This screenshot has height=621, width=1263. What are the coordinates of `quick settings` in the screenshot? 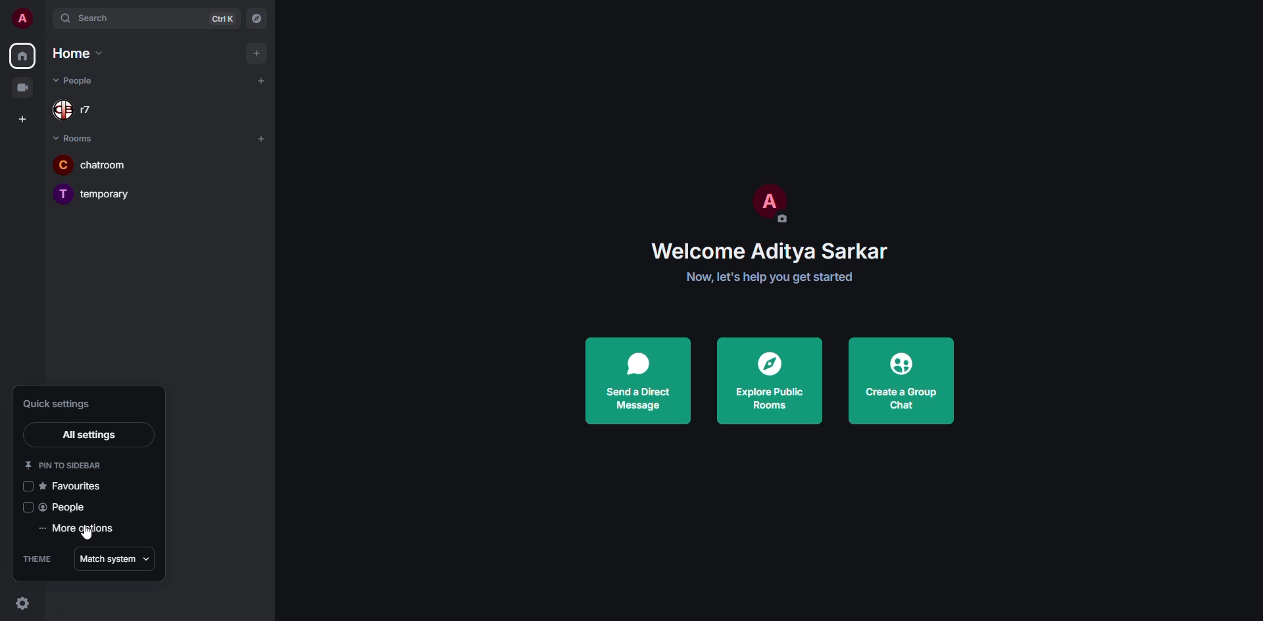 It's located at (56, 404).